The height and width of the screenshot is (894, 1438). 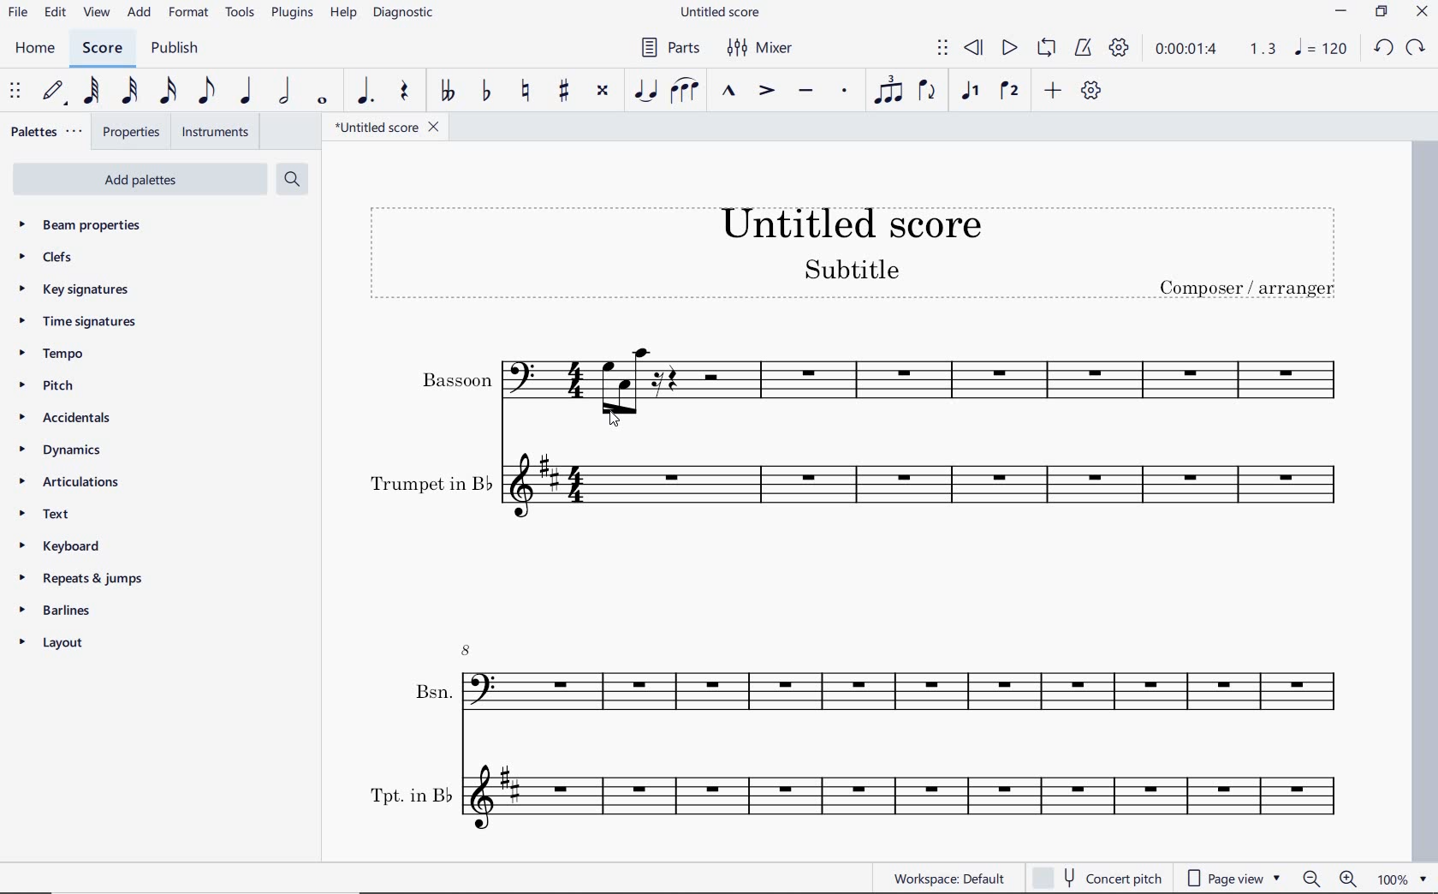 I want to click on barlines, so click(x=56, y=611).